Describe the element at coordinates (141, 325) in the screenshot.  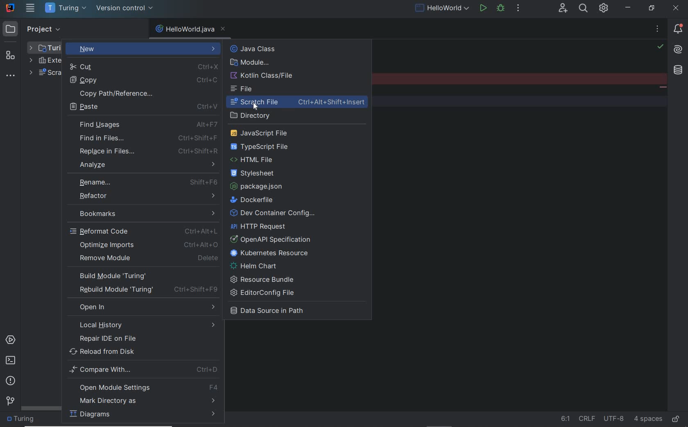
I see `local history` at that location.